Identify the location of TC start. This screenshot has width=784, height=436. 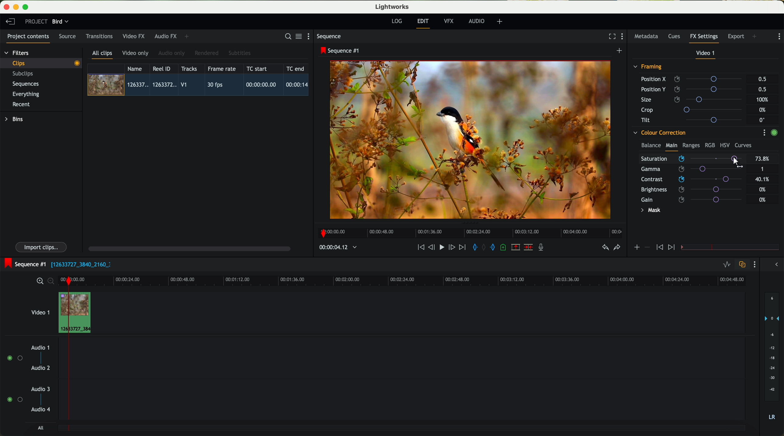
(257, 68).